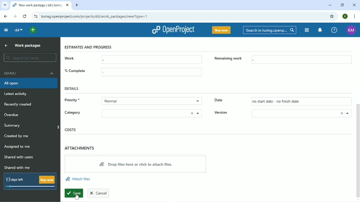 The width and height of the screenshot is (360, 202). I want to click on Overdue, so click(11, 115).